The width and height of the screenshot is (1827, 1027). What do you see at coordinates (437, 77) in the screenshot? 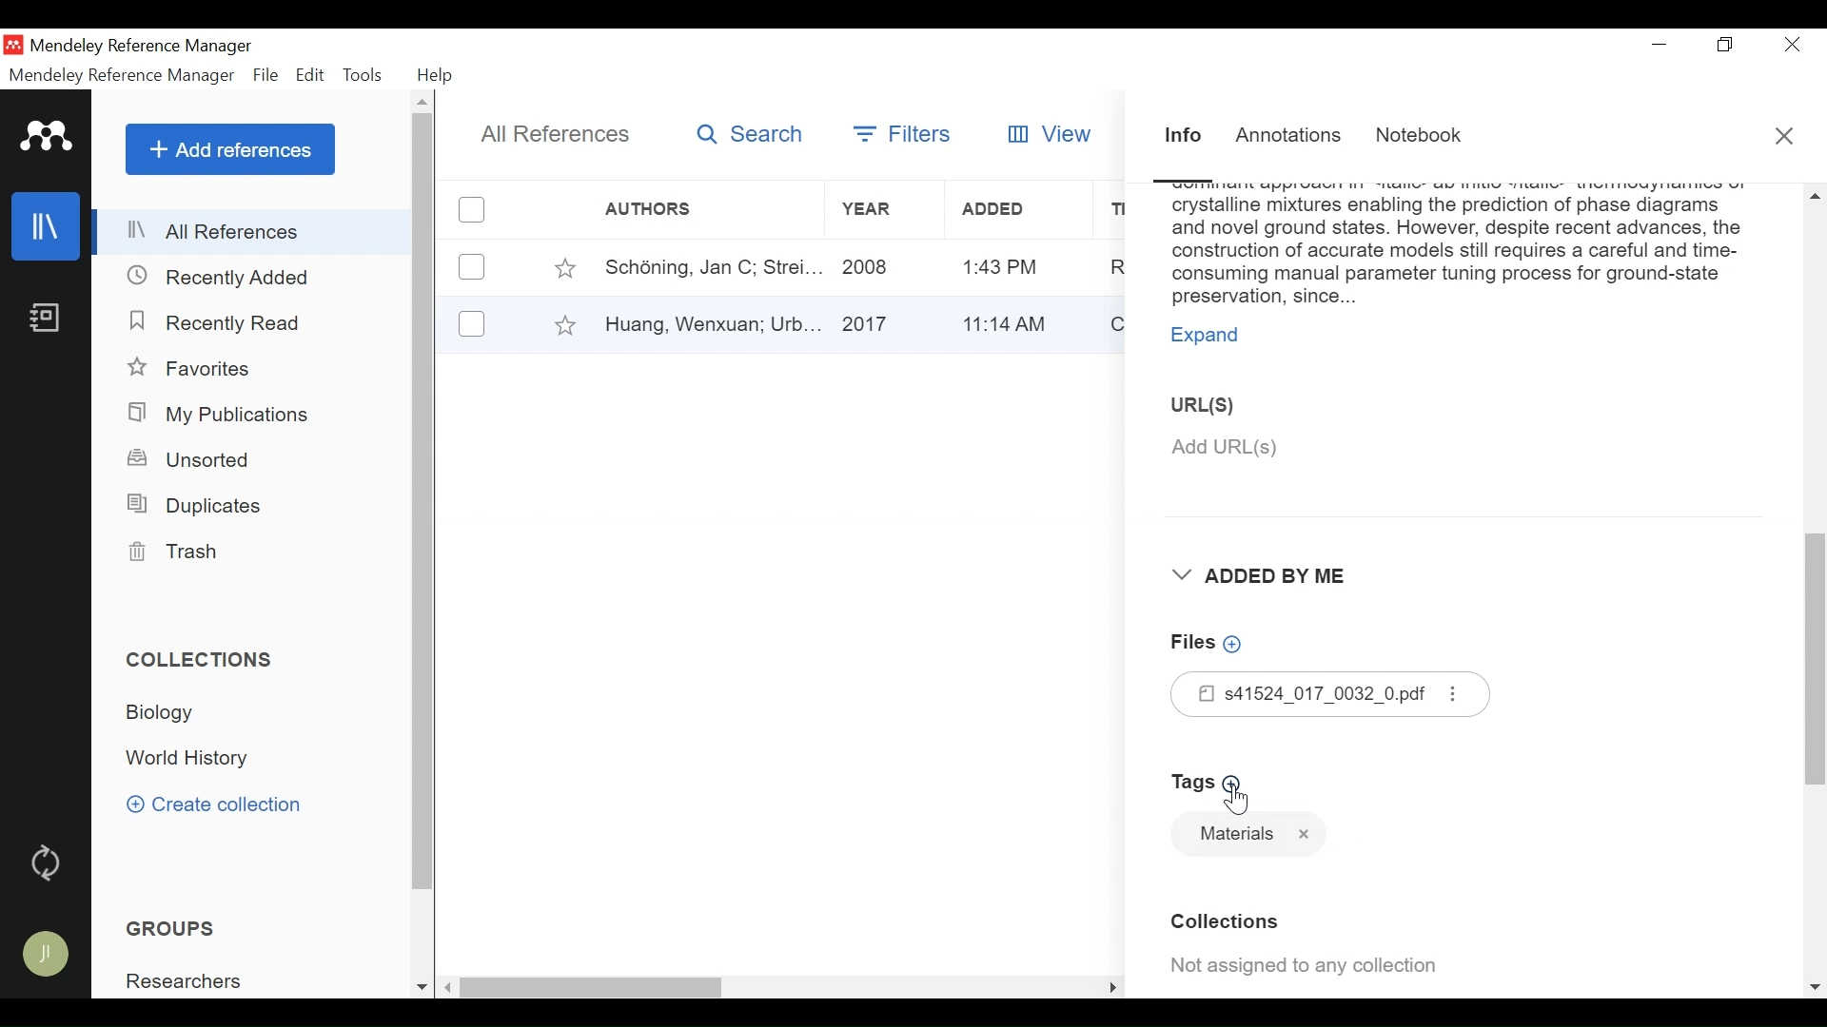
I see `Help` at bounding box center [437, 77].